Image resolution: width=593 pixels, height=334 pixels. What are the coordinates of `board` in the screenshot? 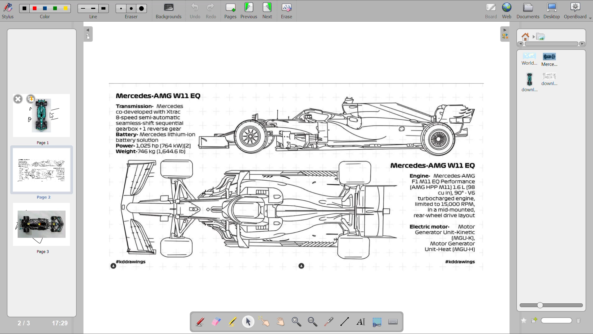 It's located at (493, 10).